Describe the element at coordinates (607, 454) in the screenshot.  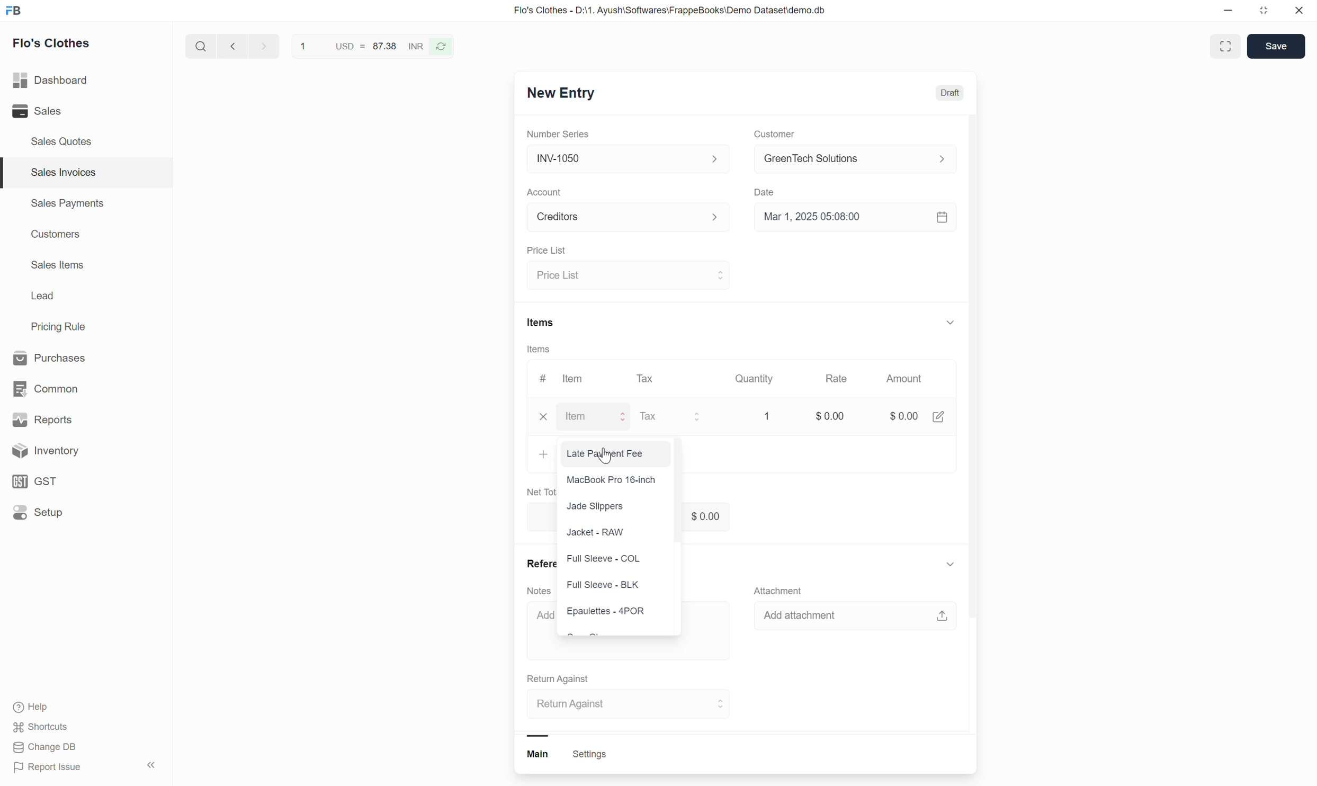
I see `Late Payment Fee` at that location.